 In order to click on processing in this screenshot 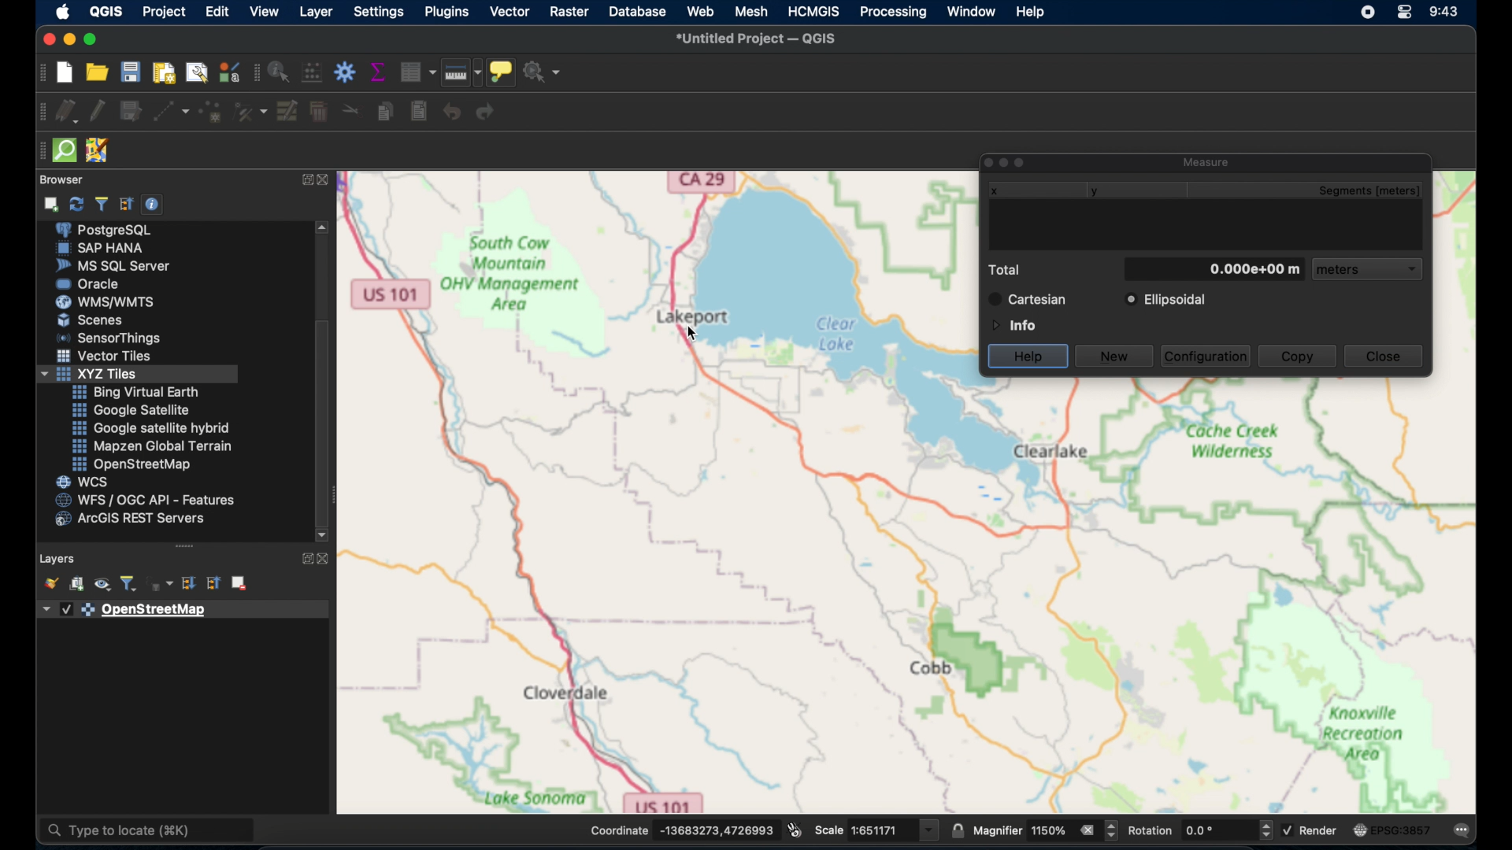, I will do `click(891, 13)`.